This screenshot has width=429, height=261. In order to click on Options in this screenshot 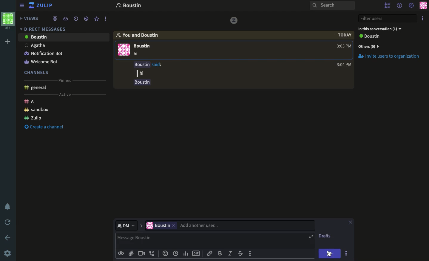, I will do `click(250, 253)`.